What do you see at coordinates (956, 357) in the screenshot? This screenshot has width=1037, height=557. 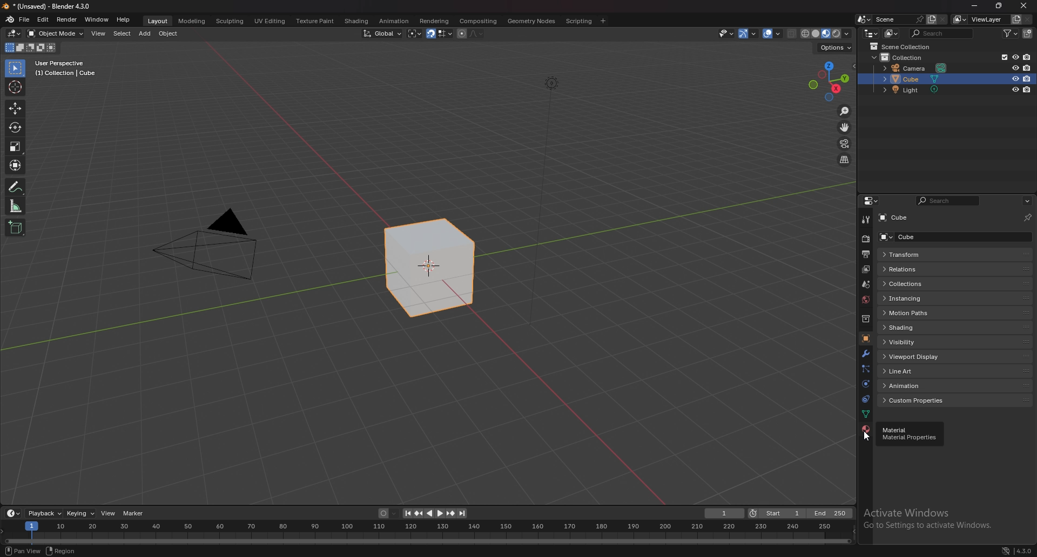 I see `viewport display` at bounding box center [956, 357].